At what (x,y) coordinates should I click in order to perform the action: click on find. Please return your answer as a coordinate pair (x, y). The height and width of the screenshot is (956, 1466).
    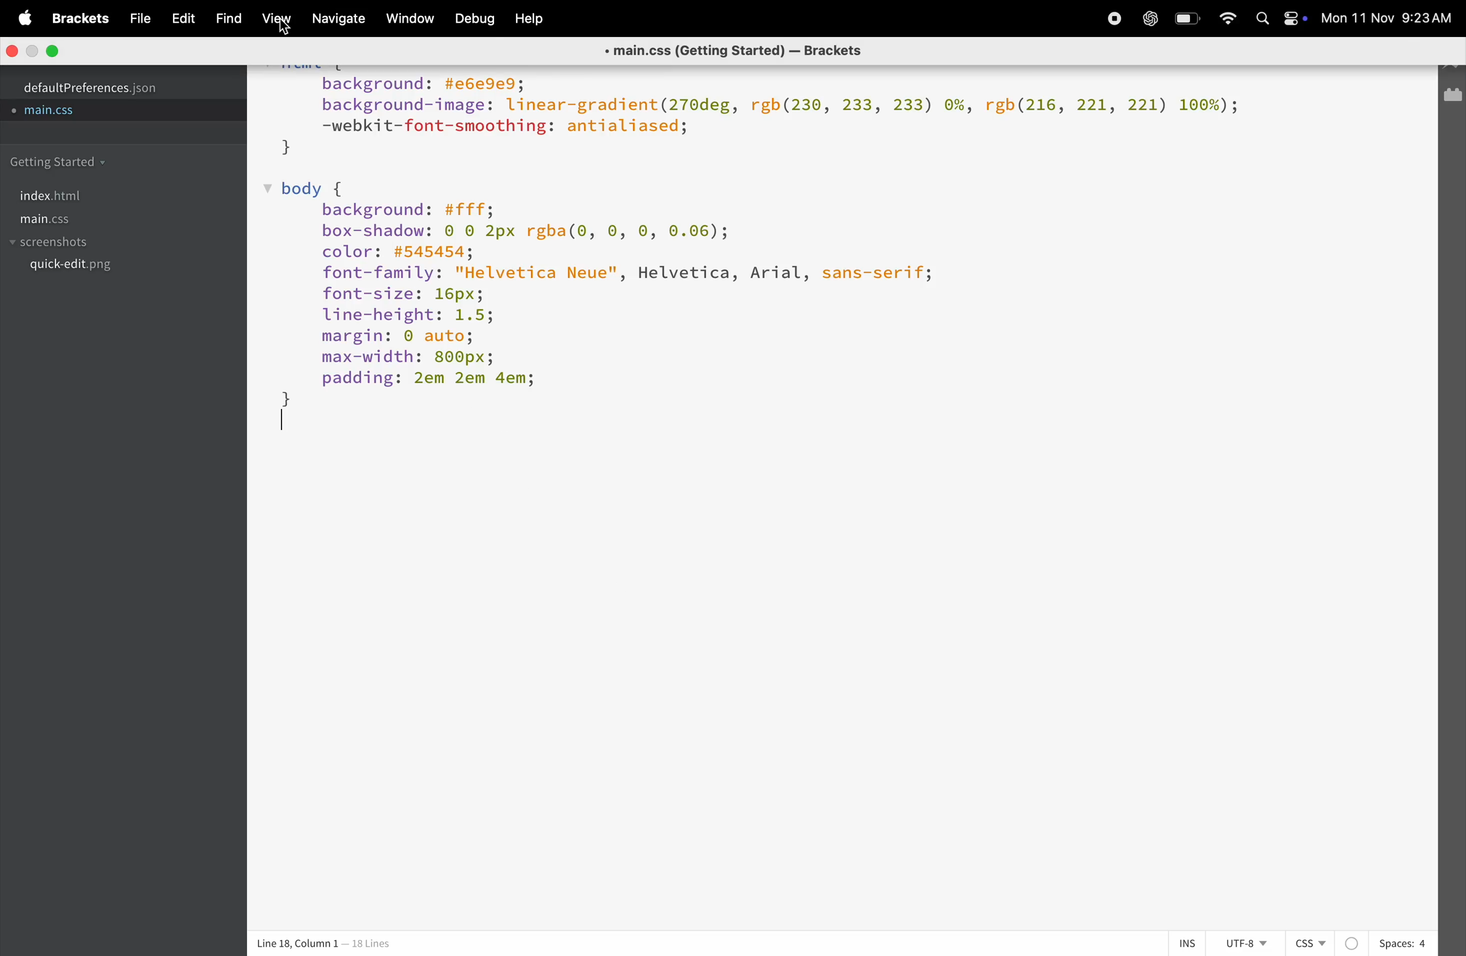
    Looking at the image, I should click on (225, 19).